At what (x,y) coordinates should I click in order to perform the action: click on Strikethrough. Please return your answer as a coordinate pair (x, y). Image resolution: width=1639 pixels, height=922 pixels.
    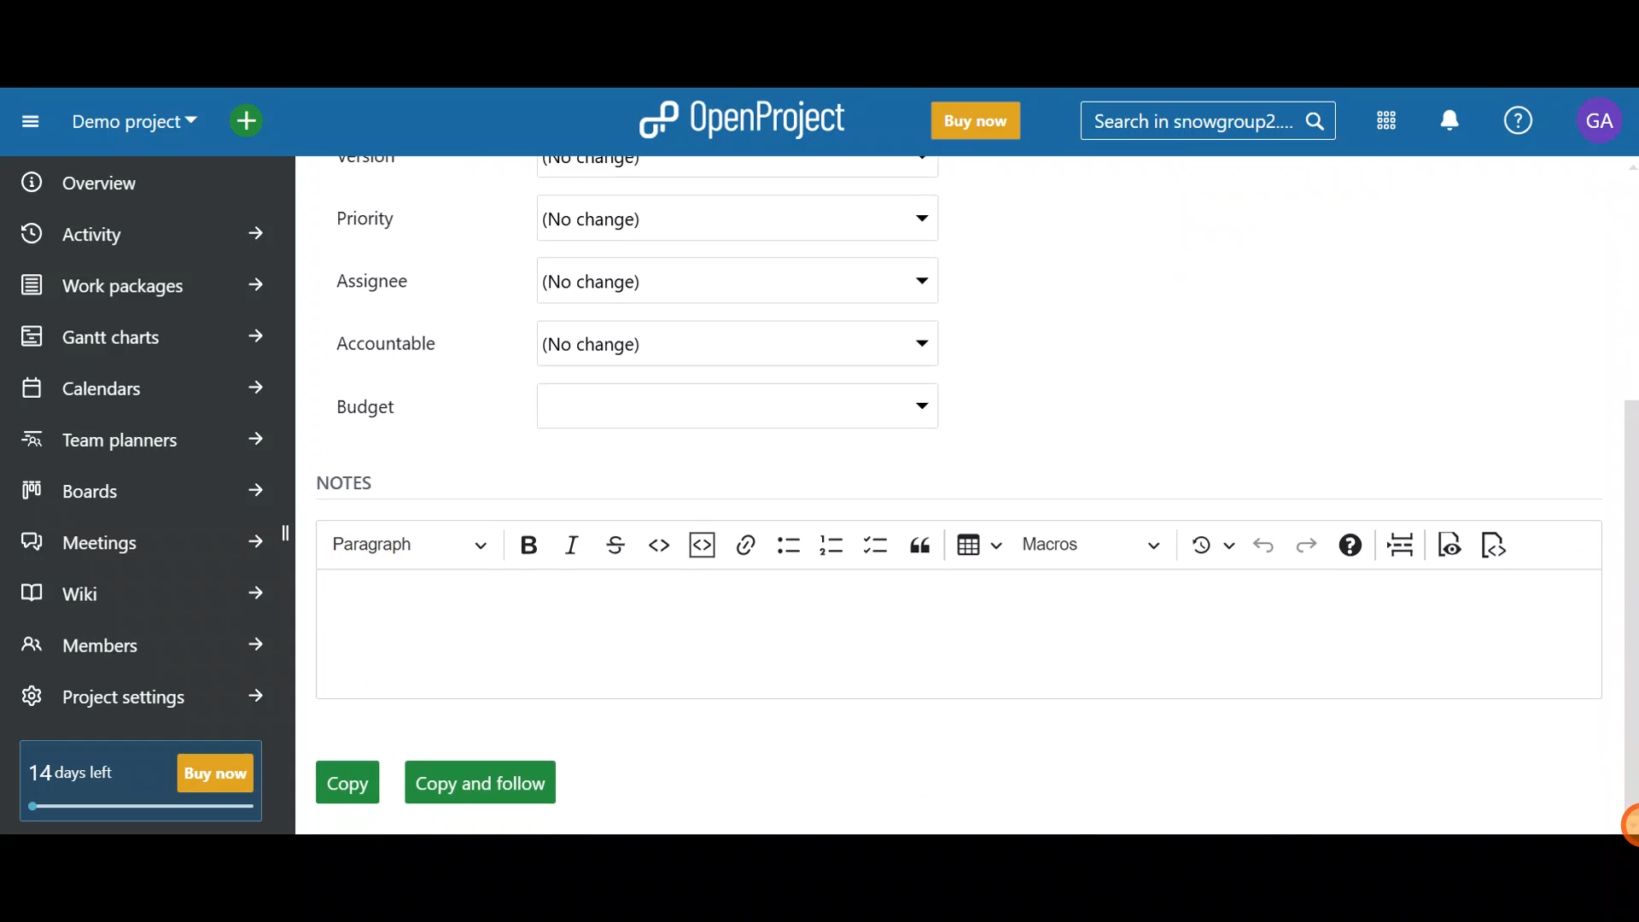
    Looking at the image, I should click on (620, 547).